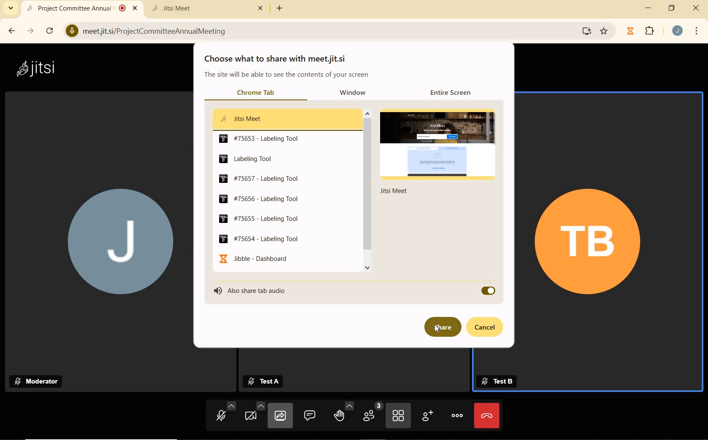 Image resolution: width=708 pixels, height=440 pixels. What do you see at coordinates (585, 31) in the screenshot?
I see `screen` at bounding box center [585, 31].